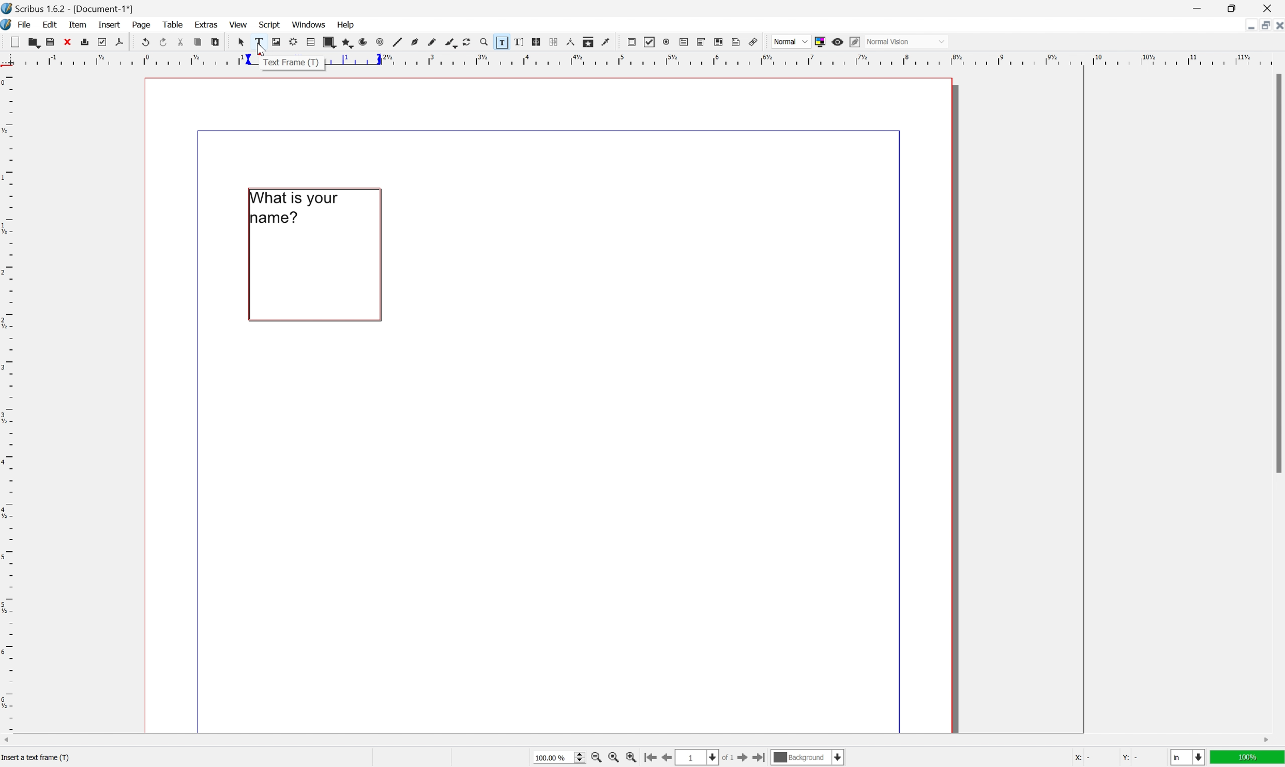 The width and height of the screenshot is (1285, 767). What do you see at coordinates (570, 42) in the screenshot?
I see `measurements` at bounding box center [570, 42].